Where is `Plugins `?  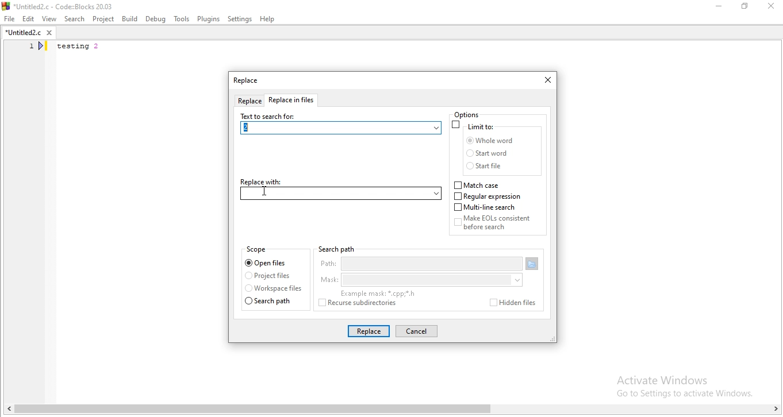 Plugins  is located at coordinates (208, 20).